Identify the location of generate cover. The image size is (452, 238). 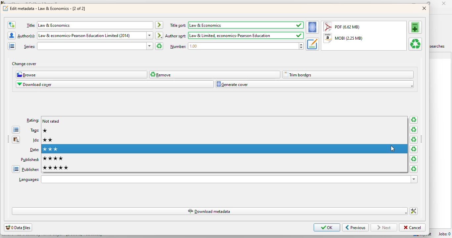
(315, 84).